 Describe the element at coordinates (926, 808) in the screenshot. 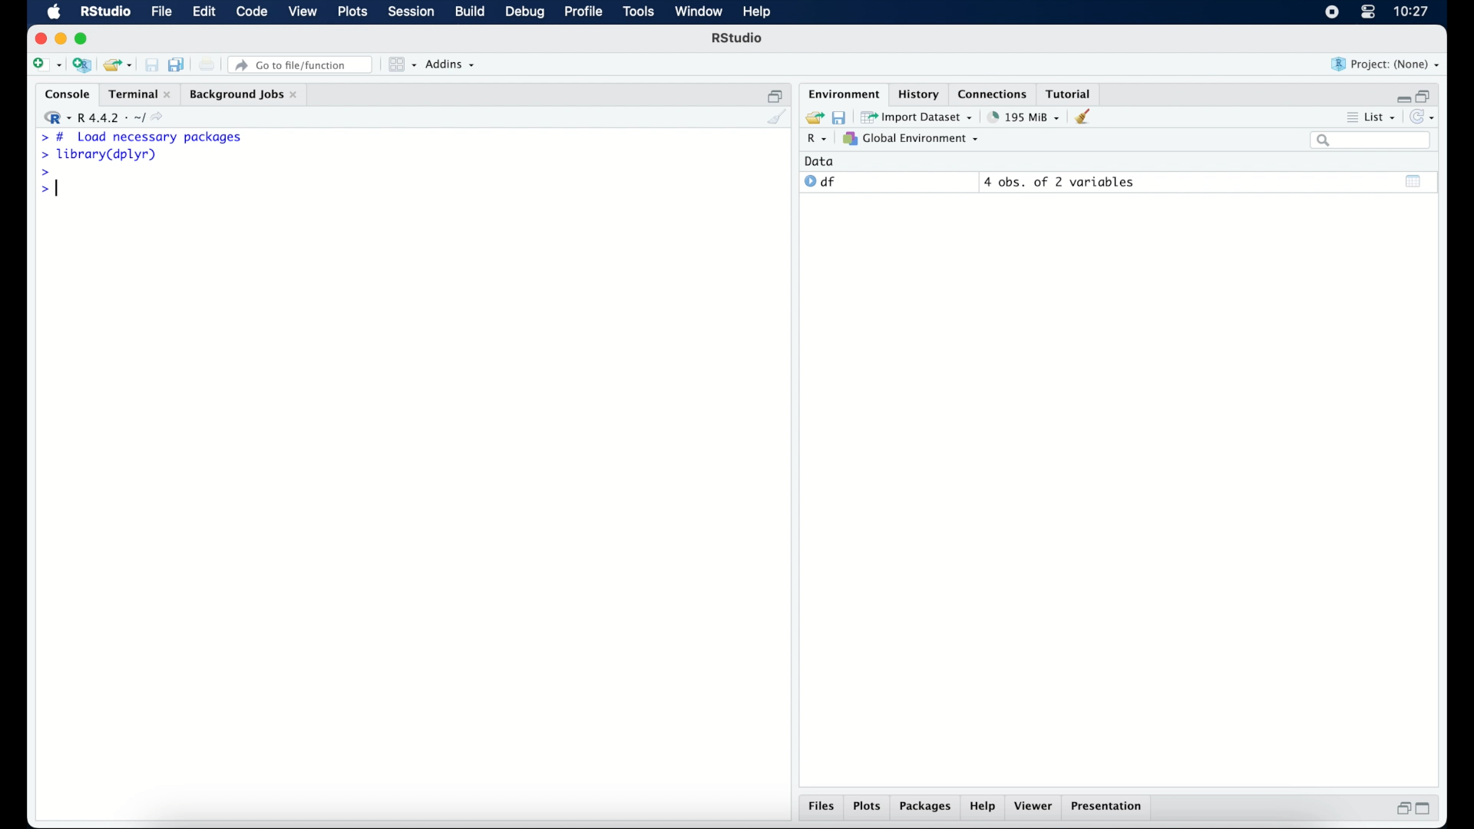

I see `packages` at that location.